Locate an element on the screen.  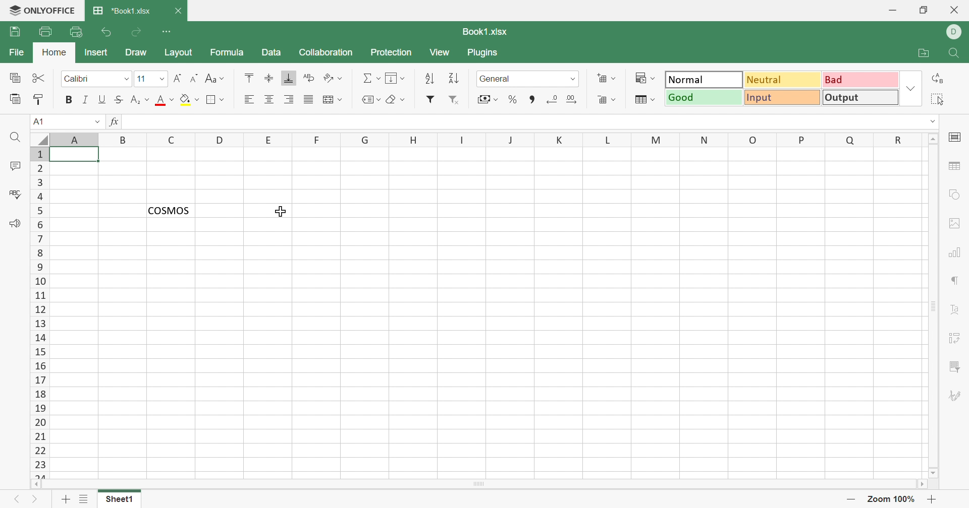
fx is located at coordinates (117, 122).